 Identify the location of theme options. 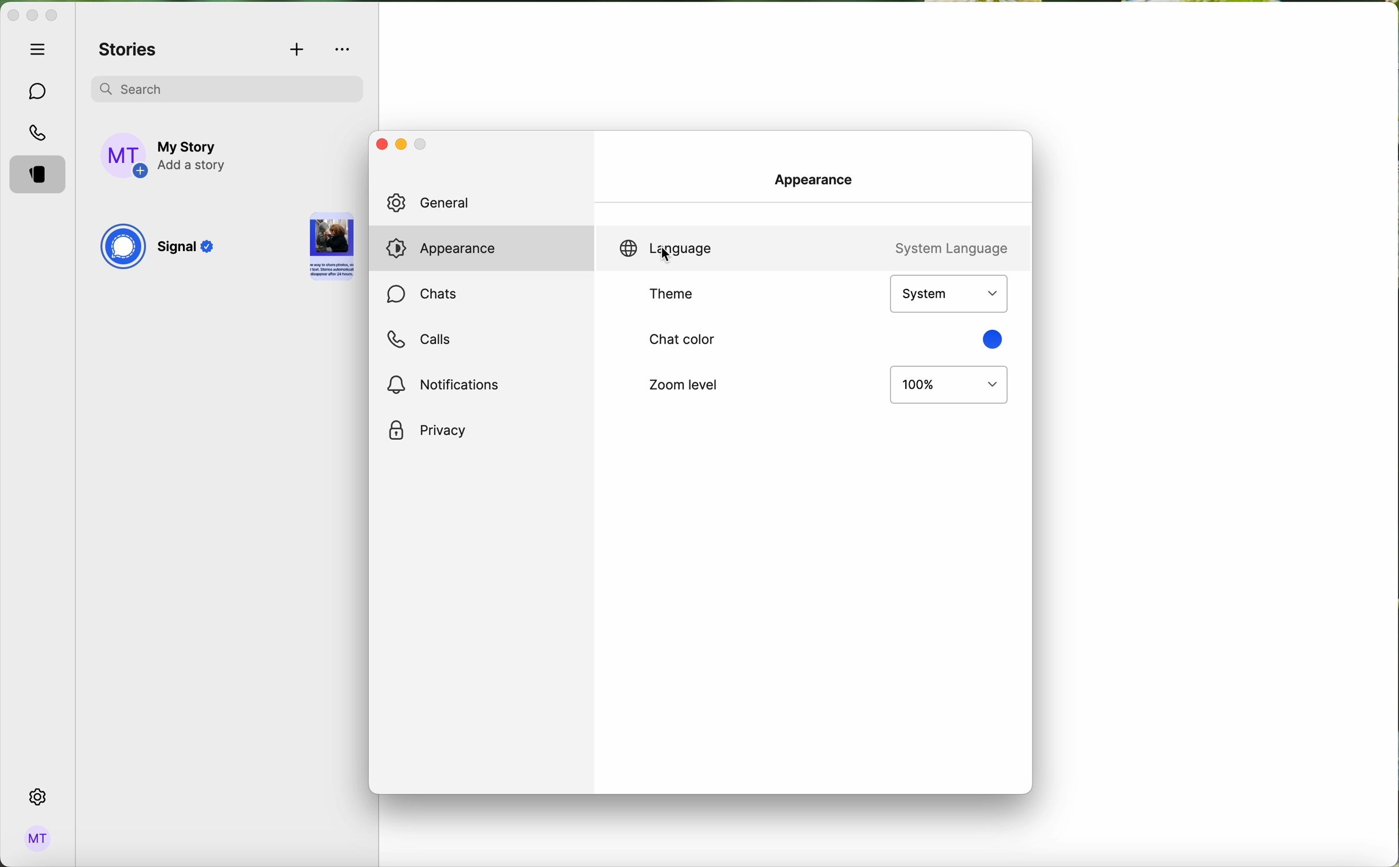
(948, 294).